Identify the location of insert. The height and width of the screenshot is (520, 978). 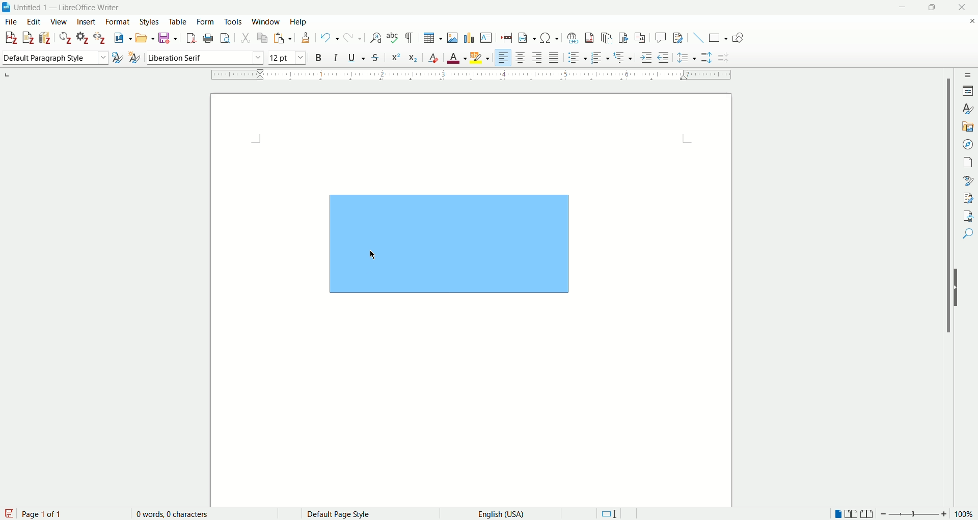
(88, 22).